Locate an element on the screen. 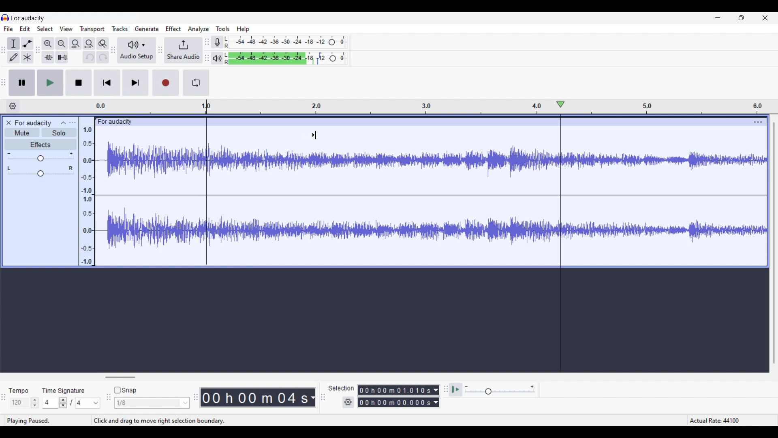 The height and width of the screenshot is (438, 778). playing paused is located at coordinates (35, 420).